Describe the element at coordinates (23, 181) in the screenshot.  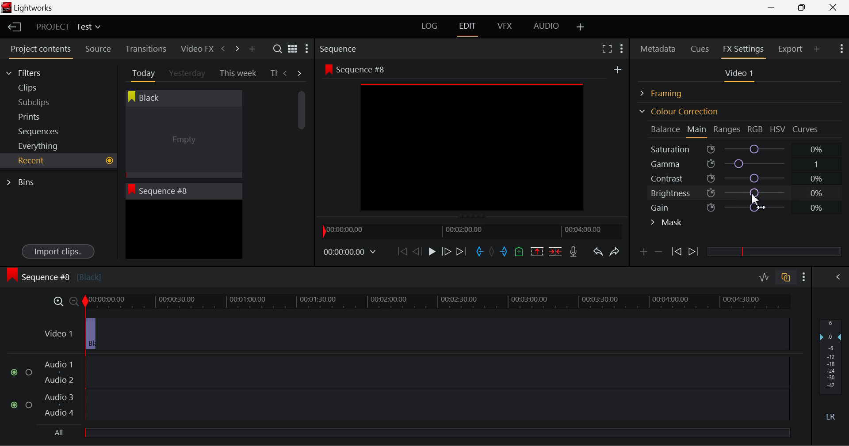
I see `Bins` at that location.